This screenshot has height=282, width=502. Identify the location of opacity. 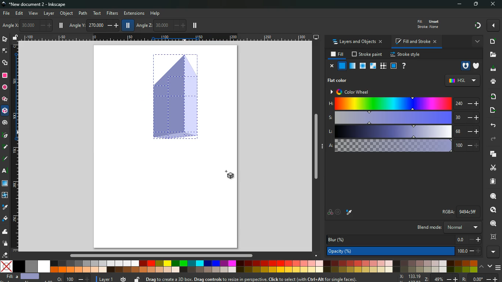
(405, 252).